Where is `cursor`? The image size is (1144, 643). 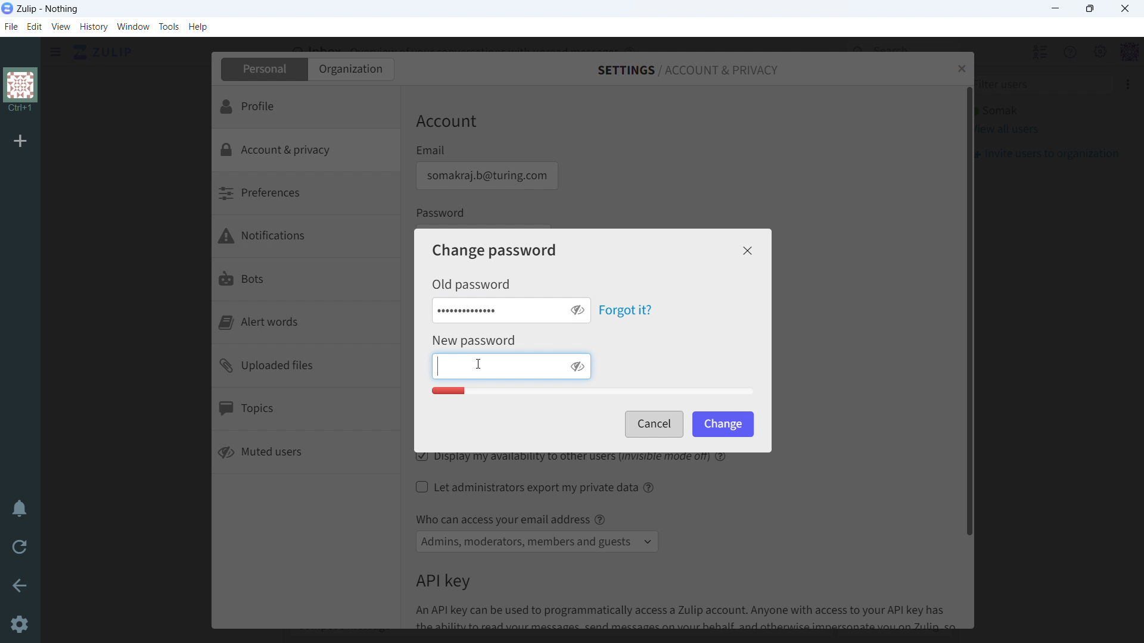 cursor is located at coordinates (480, 363).